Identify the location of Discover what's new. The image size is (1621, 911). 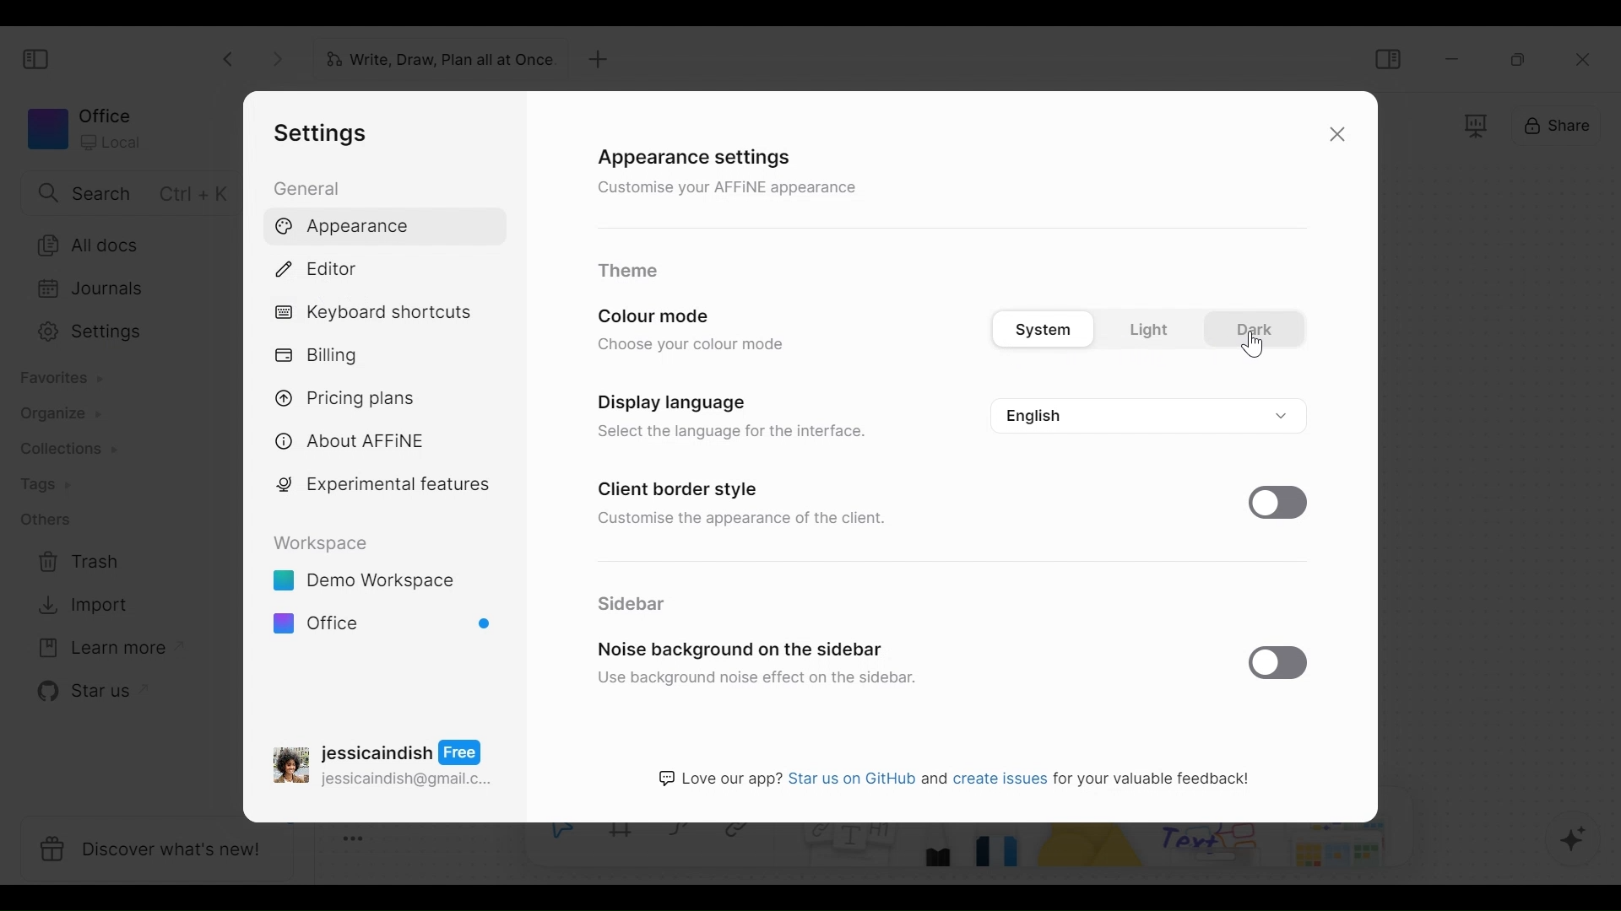
(149, 848).